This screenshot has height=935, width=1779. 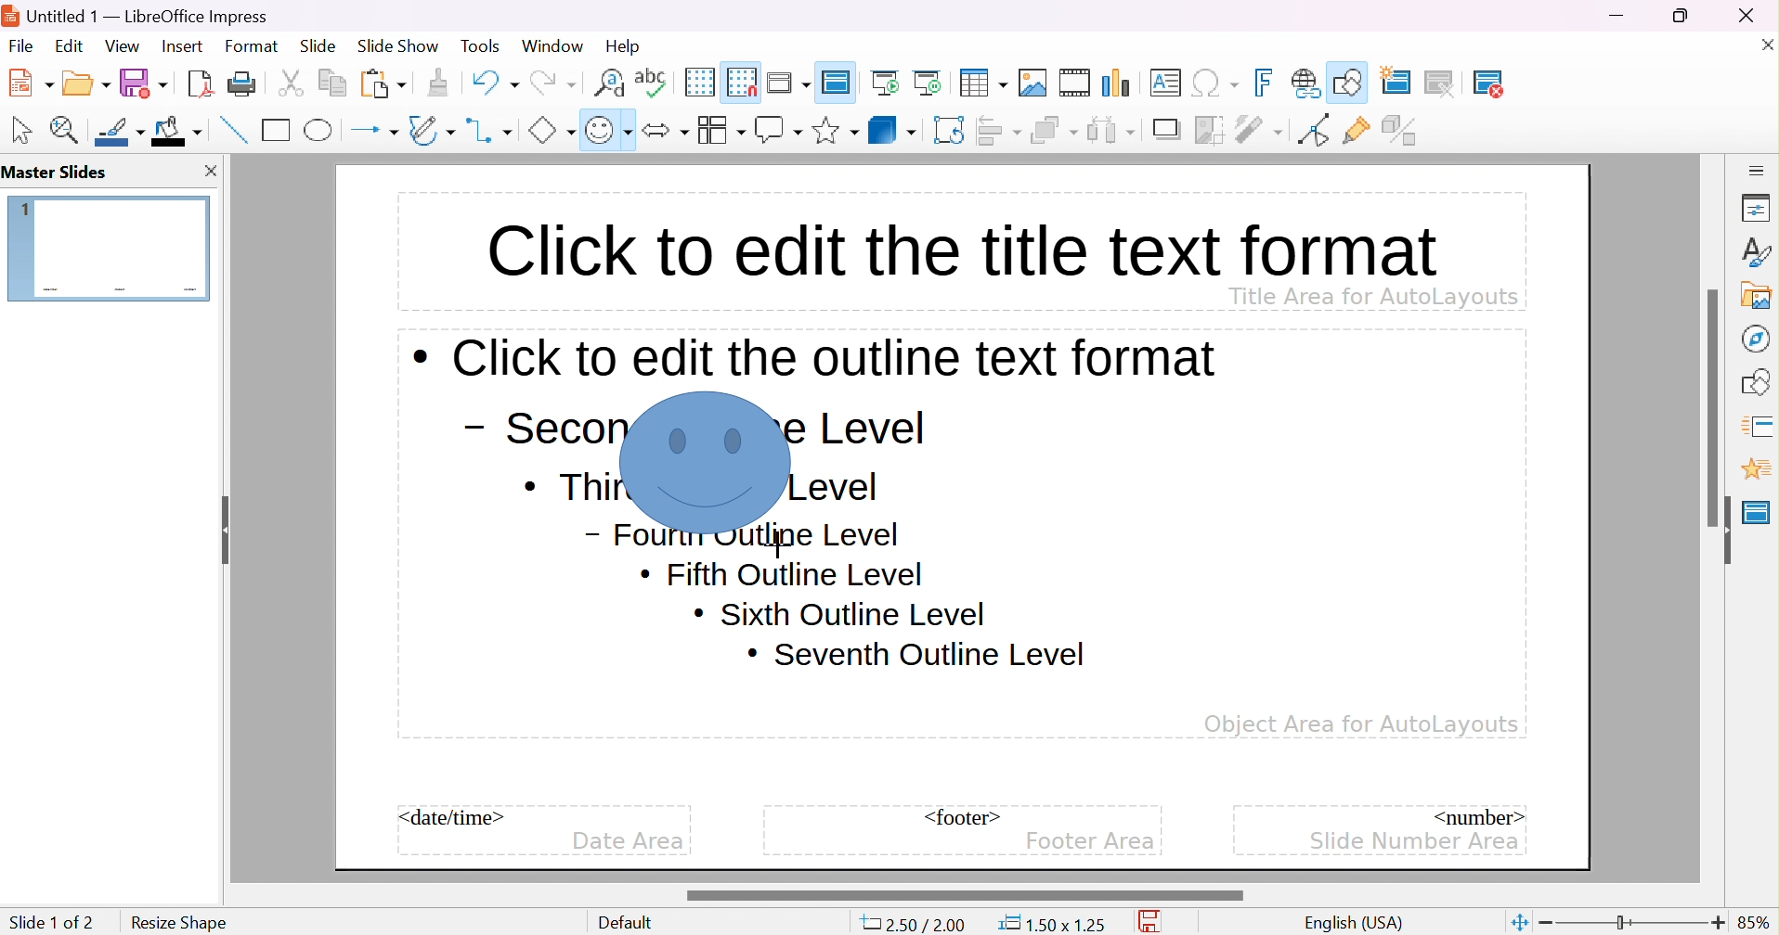 I want to click on curves and polygons, so click(x=431, y=130).